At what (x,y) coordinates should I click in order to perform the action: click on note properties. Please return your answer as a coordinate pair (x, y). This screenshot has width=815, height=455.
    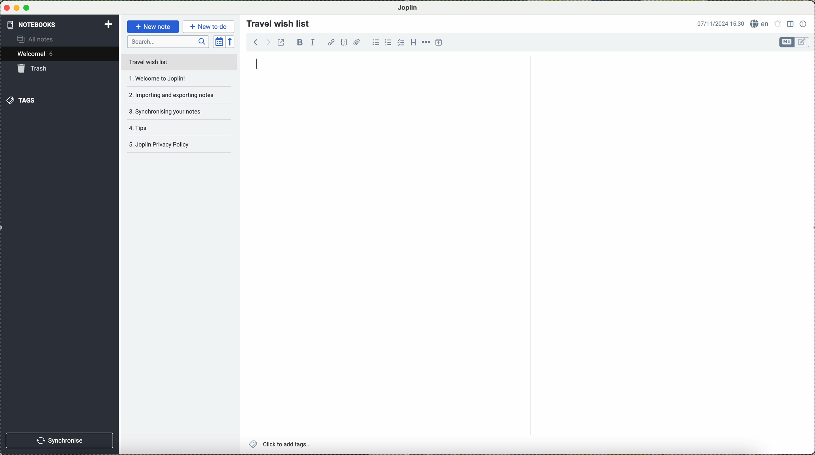
    Looking at the image, I should click on (803, 23).